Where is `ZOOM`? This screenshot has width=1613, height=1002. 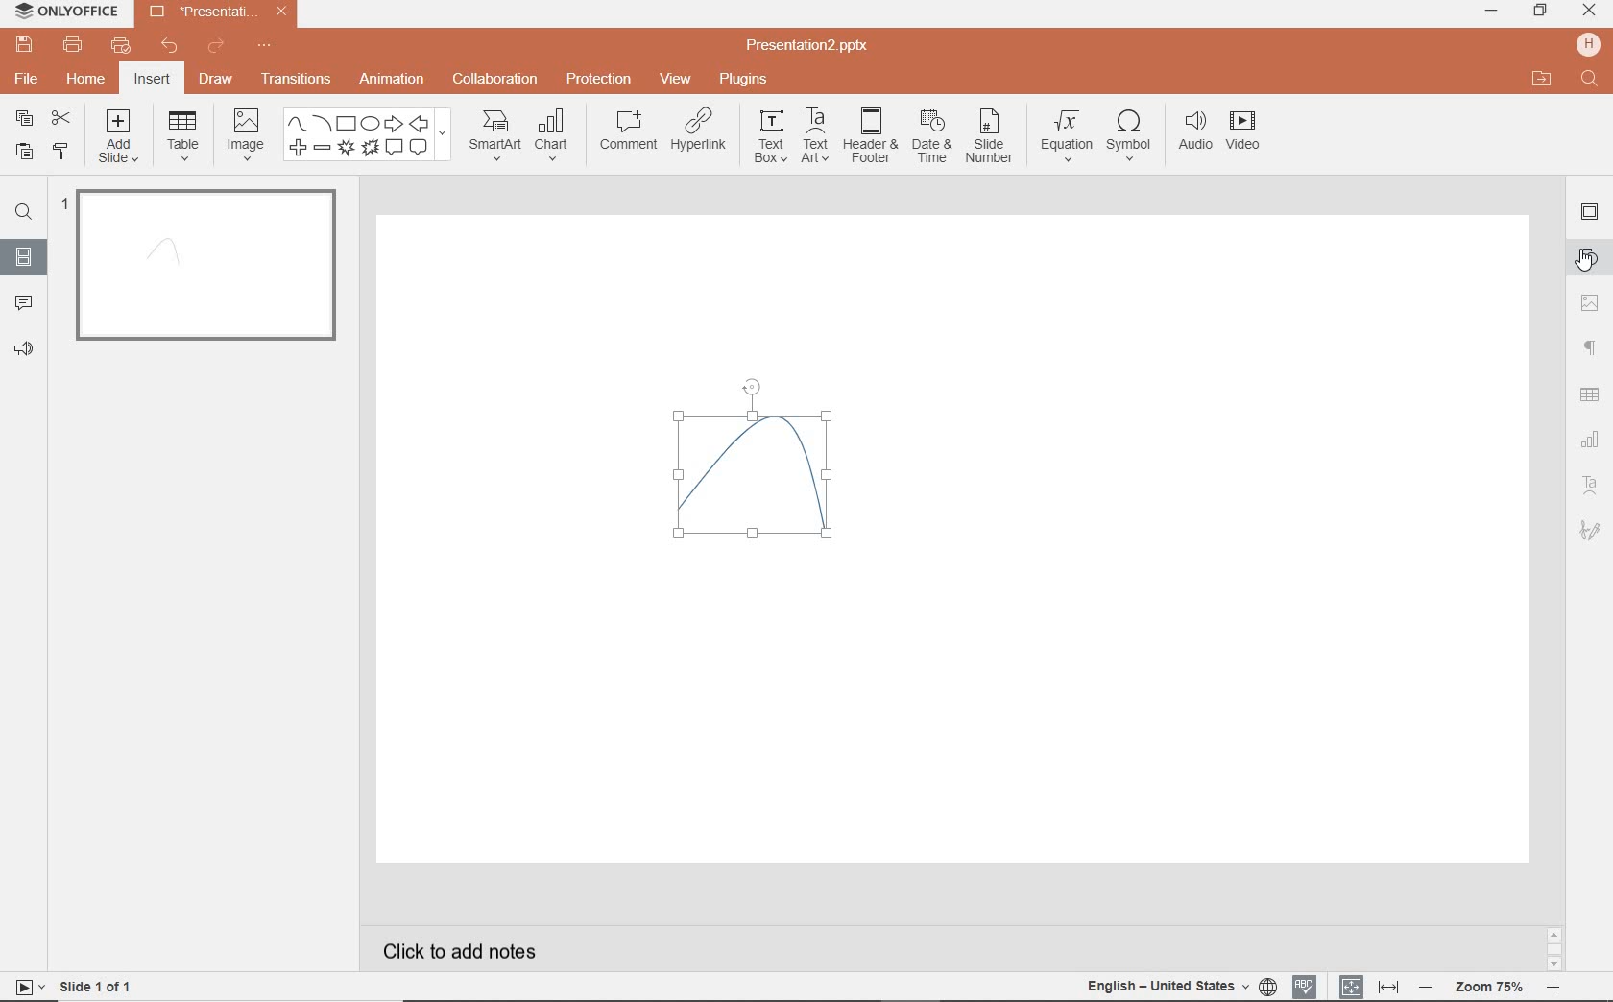
ZOOM is located at coordinates (1499, 987).